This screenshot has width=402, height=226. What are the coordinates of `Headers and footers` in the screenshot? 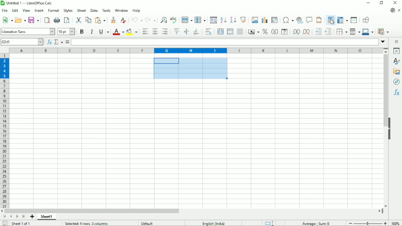 It's located at (319, 20).